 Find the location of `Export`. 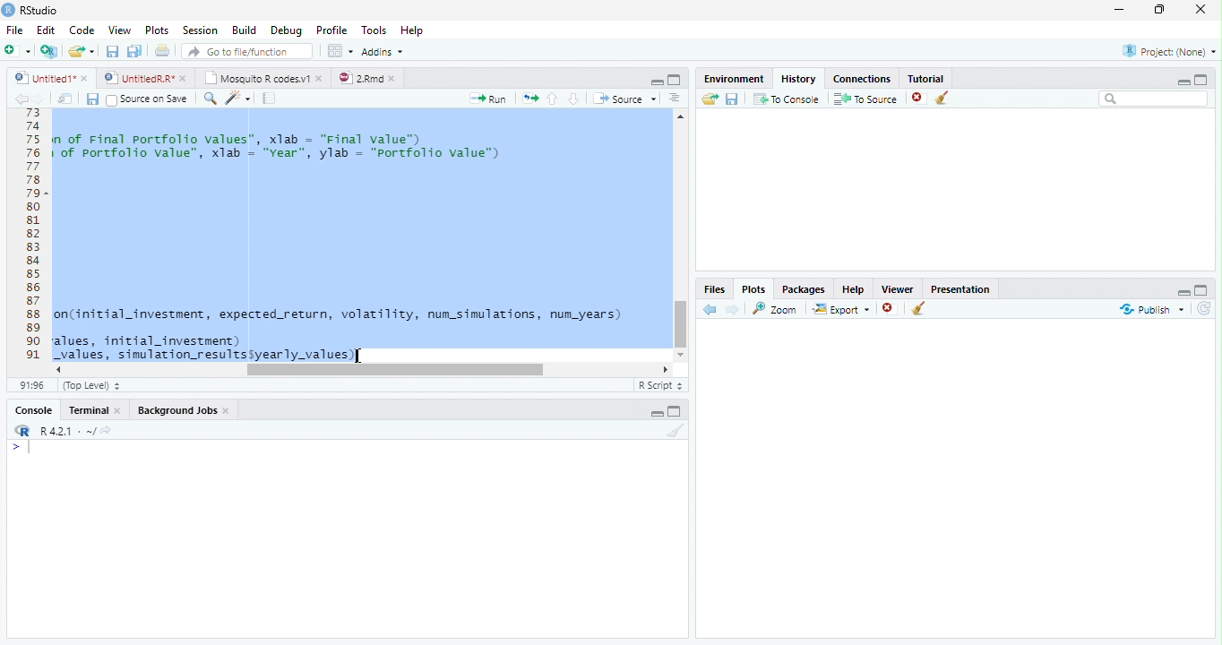

Export is located at coordinates (839, 309).